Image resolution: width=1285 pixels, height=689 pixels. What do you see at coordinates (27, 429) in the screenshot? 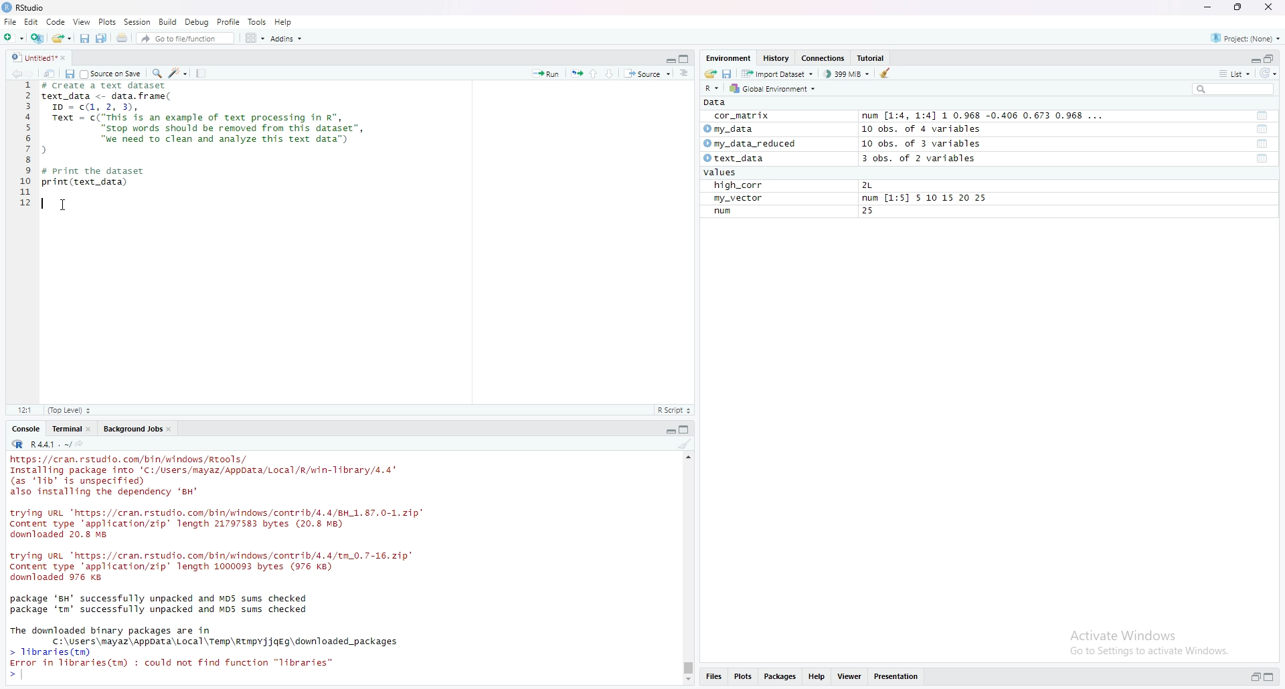
I see `console` at bounding box center [27, 429].